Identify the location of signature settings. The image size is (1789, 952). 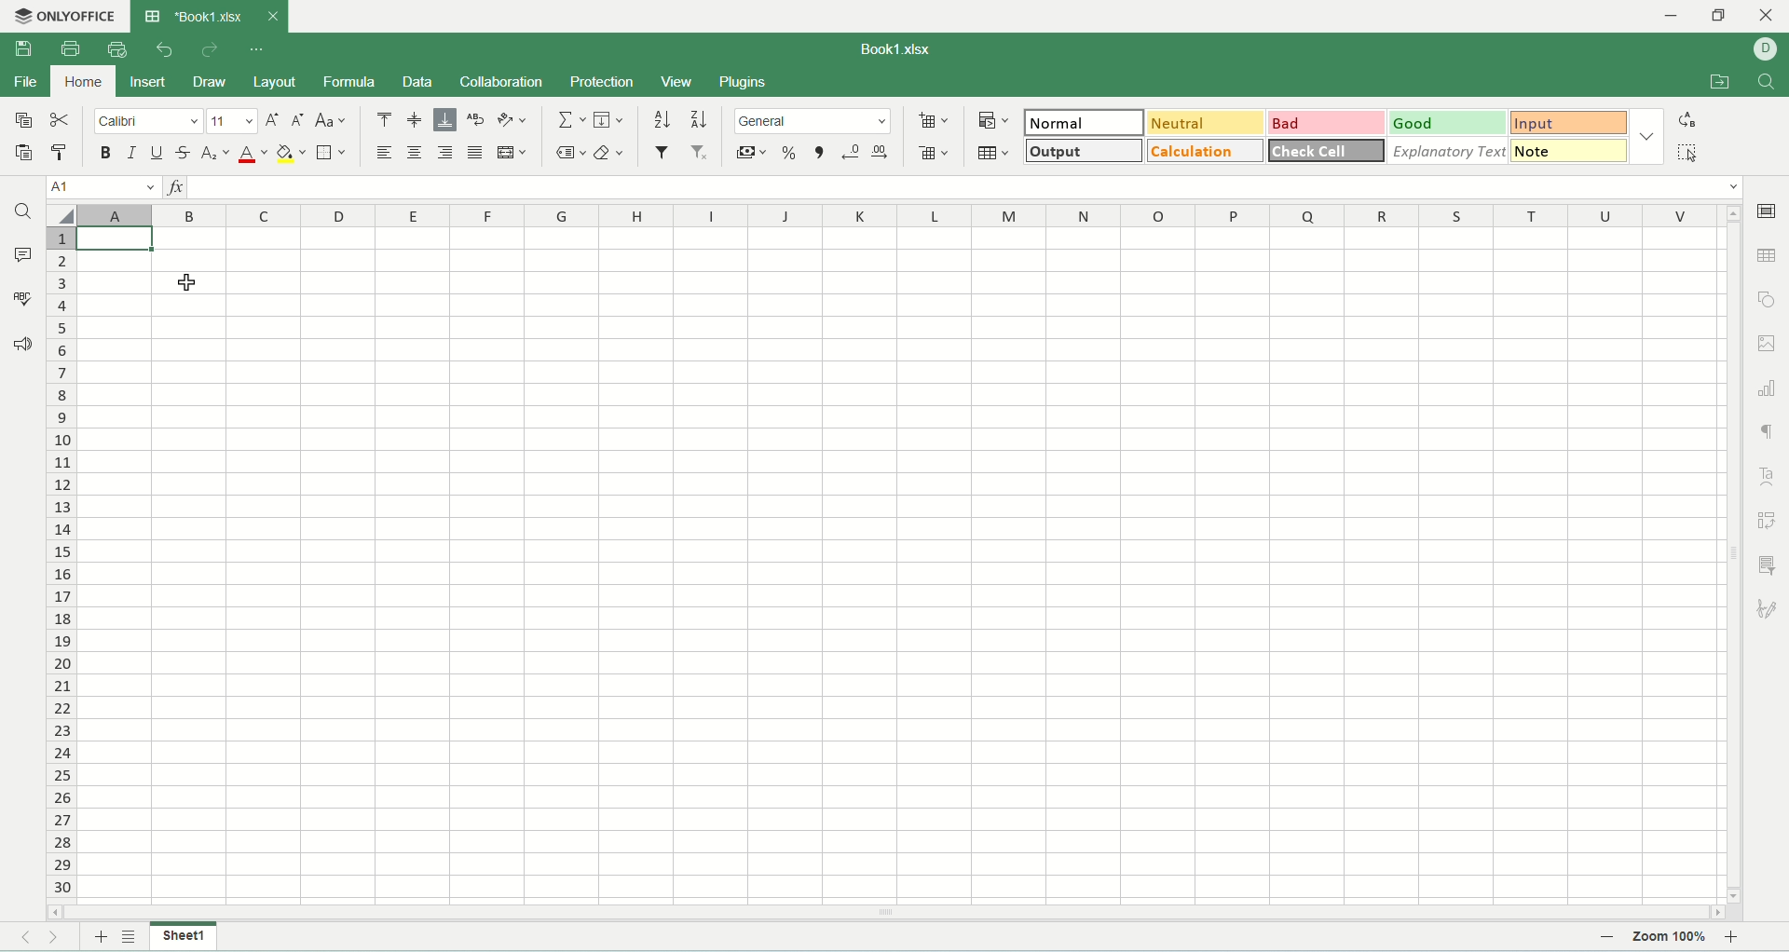
(1769, 607).